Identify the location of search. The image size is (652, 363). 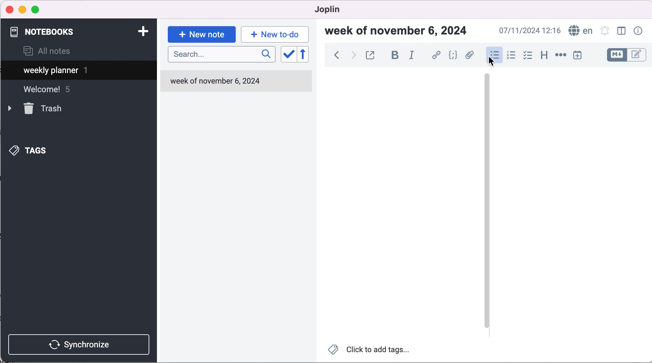
(221, 55).